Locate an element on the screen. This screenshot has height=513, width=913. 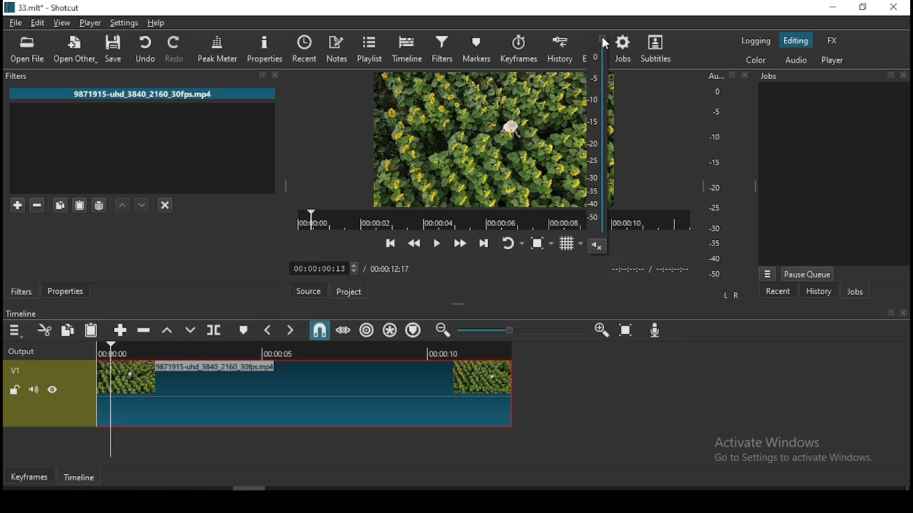
copy is located at coordinates (69, 331).